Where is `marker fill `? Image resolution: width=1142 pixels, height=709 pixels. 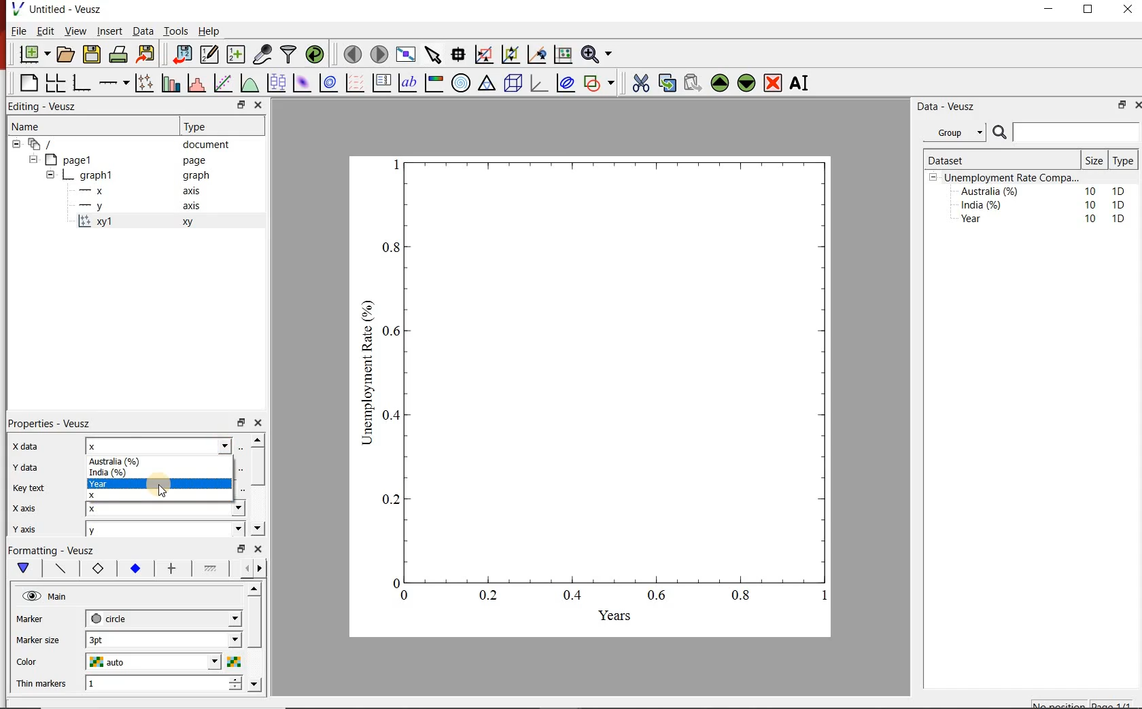
marker fill  is located at coordinates (136, 569).